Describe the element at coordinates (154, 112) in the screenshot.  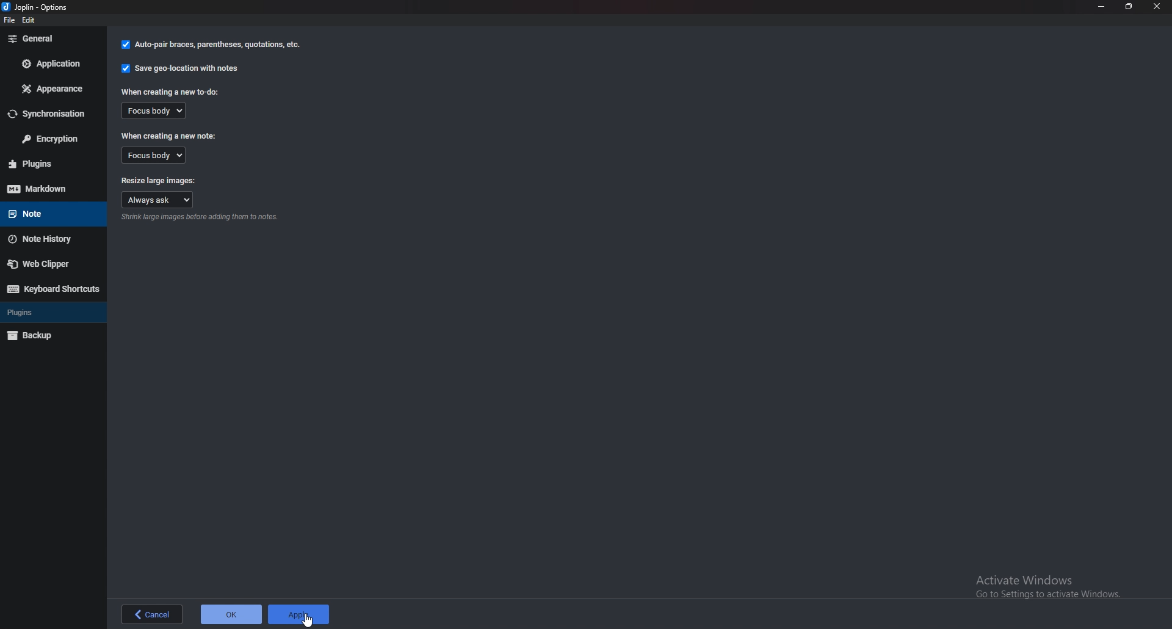
I see `Focus body` at that location.